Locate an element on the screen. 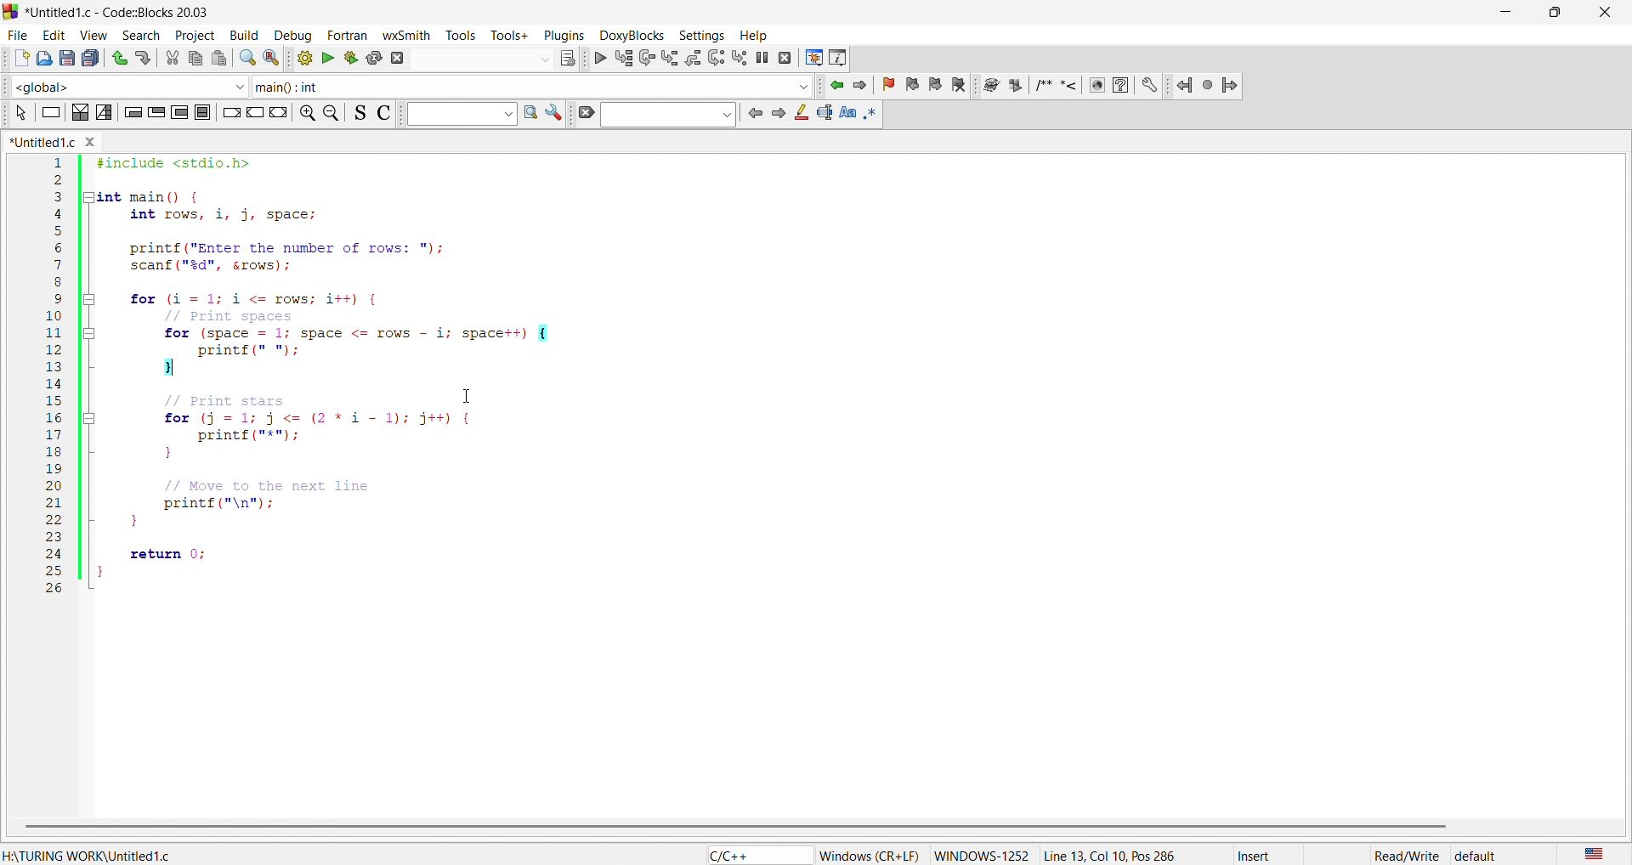  Extract is located at coordinates (1014, 87).